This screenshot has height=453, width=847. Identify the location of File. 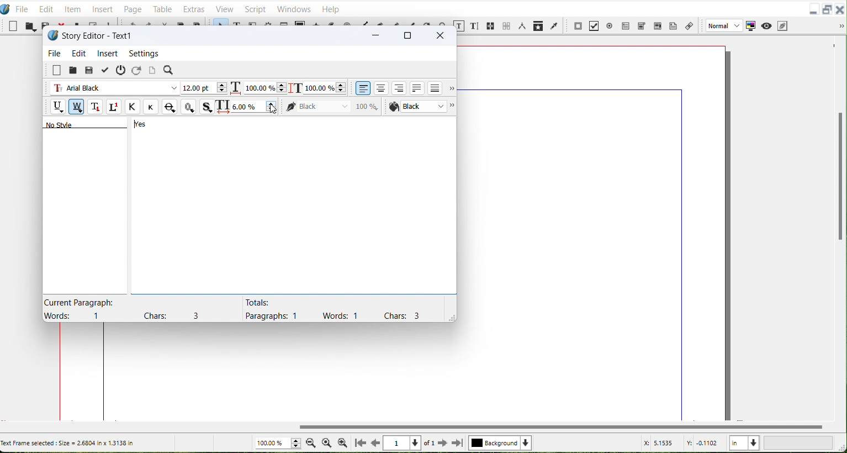
(55, 54).